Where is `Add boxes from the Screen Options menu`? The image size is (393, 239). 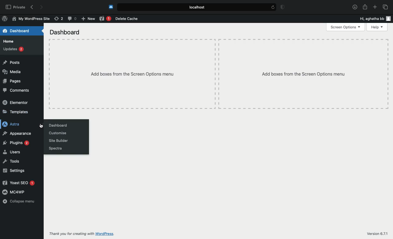
Add boxes from the Screen Options menu is located at coordinates (305, 74).